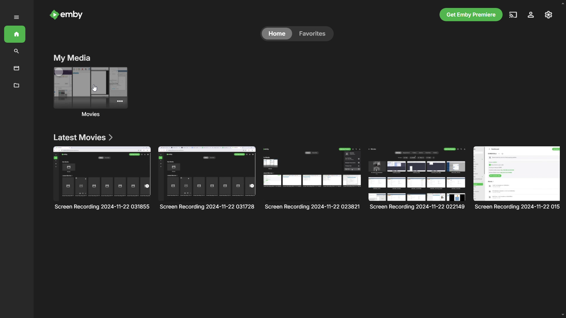 The height and width of the screenshot is (318, 566). I want to click on scroll down, so click(562, 314).